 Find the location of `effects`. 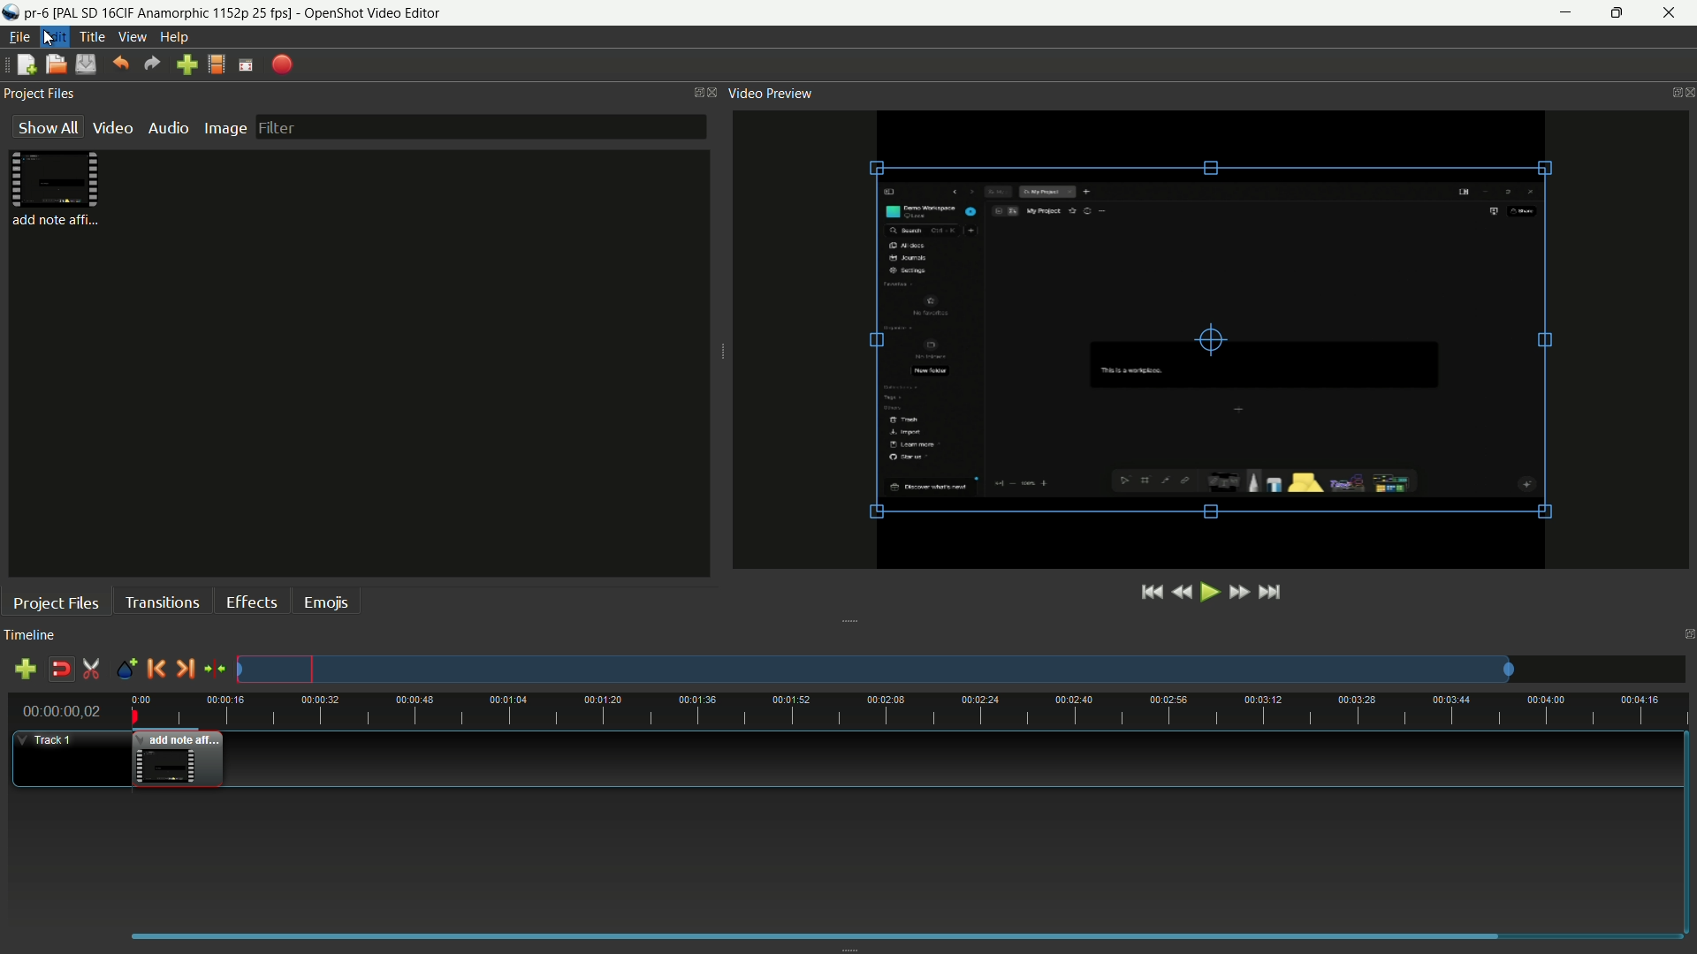

effects is located at coordinates (252, 602).